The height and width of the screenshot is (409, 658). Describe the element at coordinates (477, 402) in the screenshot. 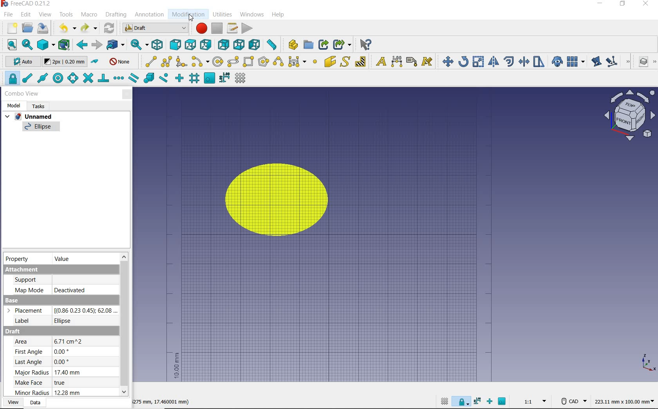

I see `snap dimension` at that location.